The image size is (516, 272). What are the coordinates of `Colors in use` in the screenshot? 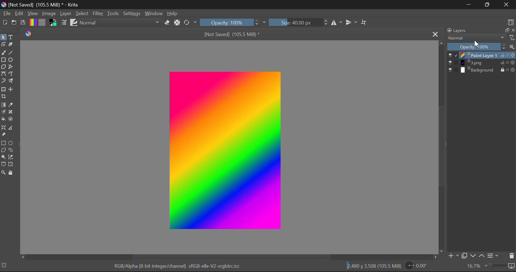 It's located at (53, 23).